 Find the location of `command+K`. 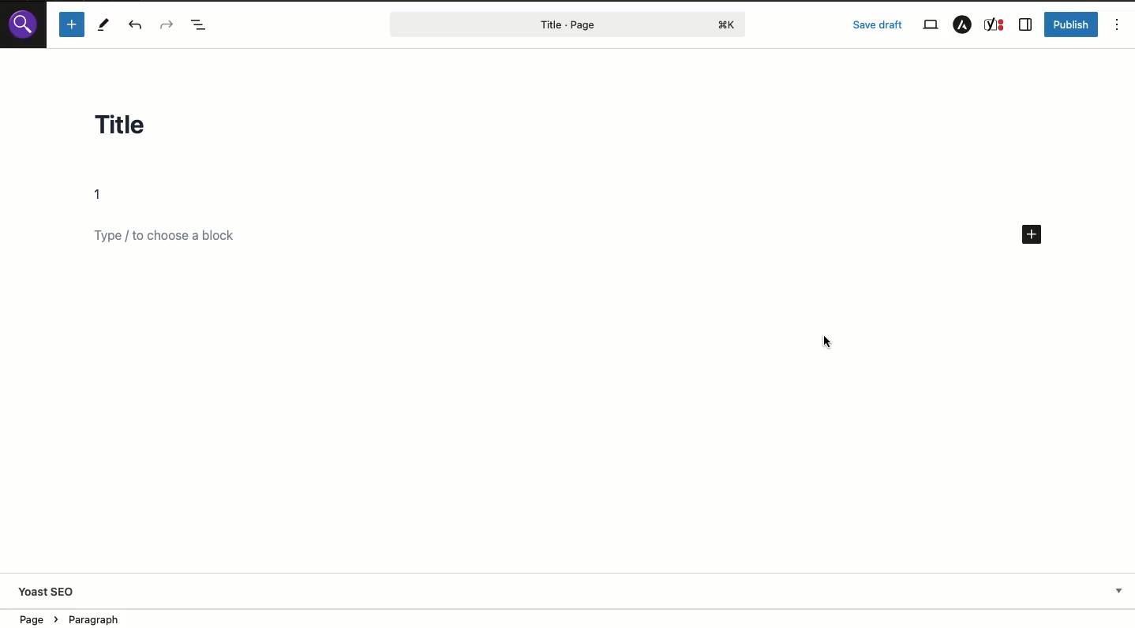

command+K is located at coordinates (728, 25).